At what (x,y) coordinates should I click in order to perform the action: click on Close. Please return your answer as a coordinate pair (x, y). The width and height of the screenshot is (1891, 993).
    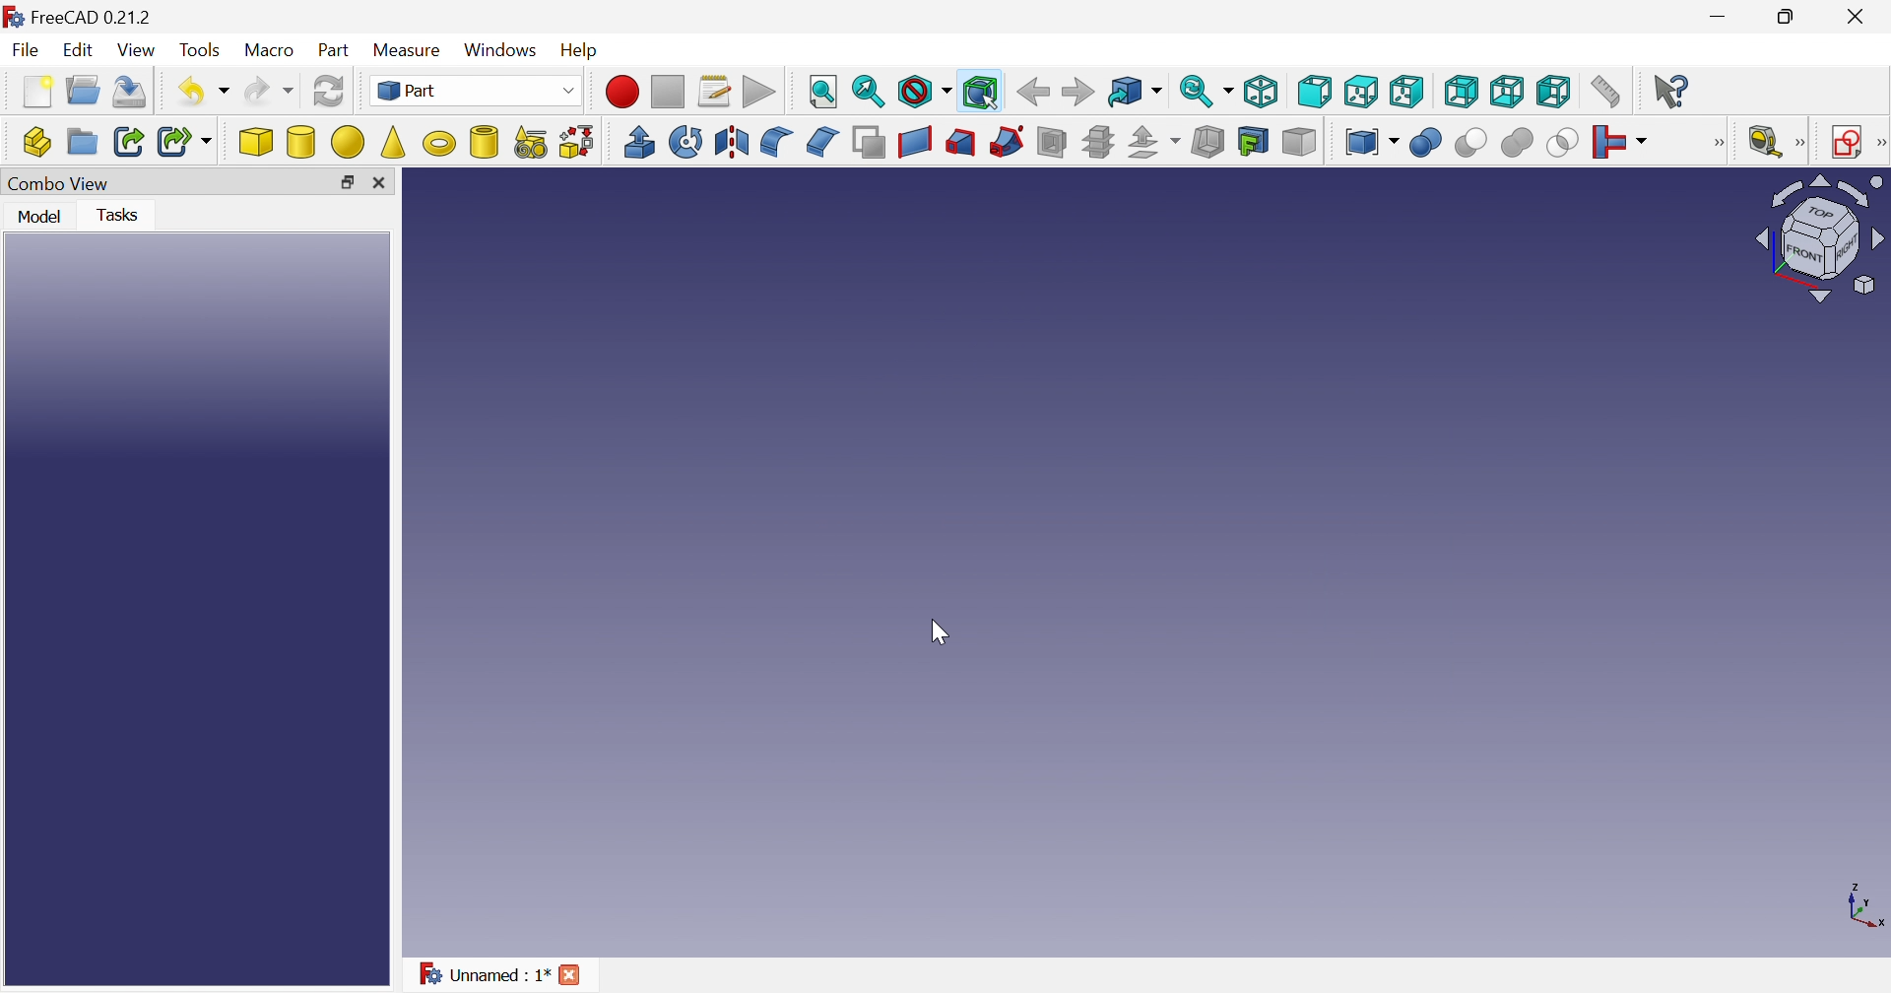
    Looking at the image, I should click on (572, 973).